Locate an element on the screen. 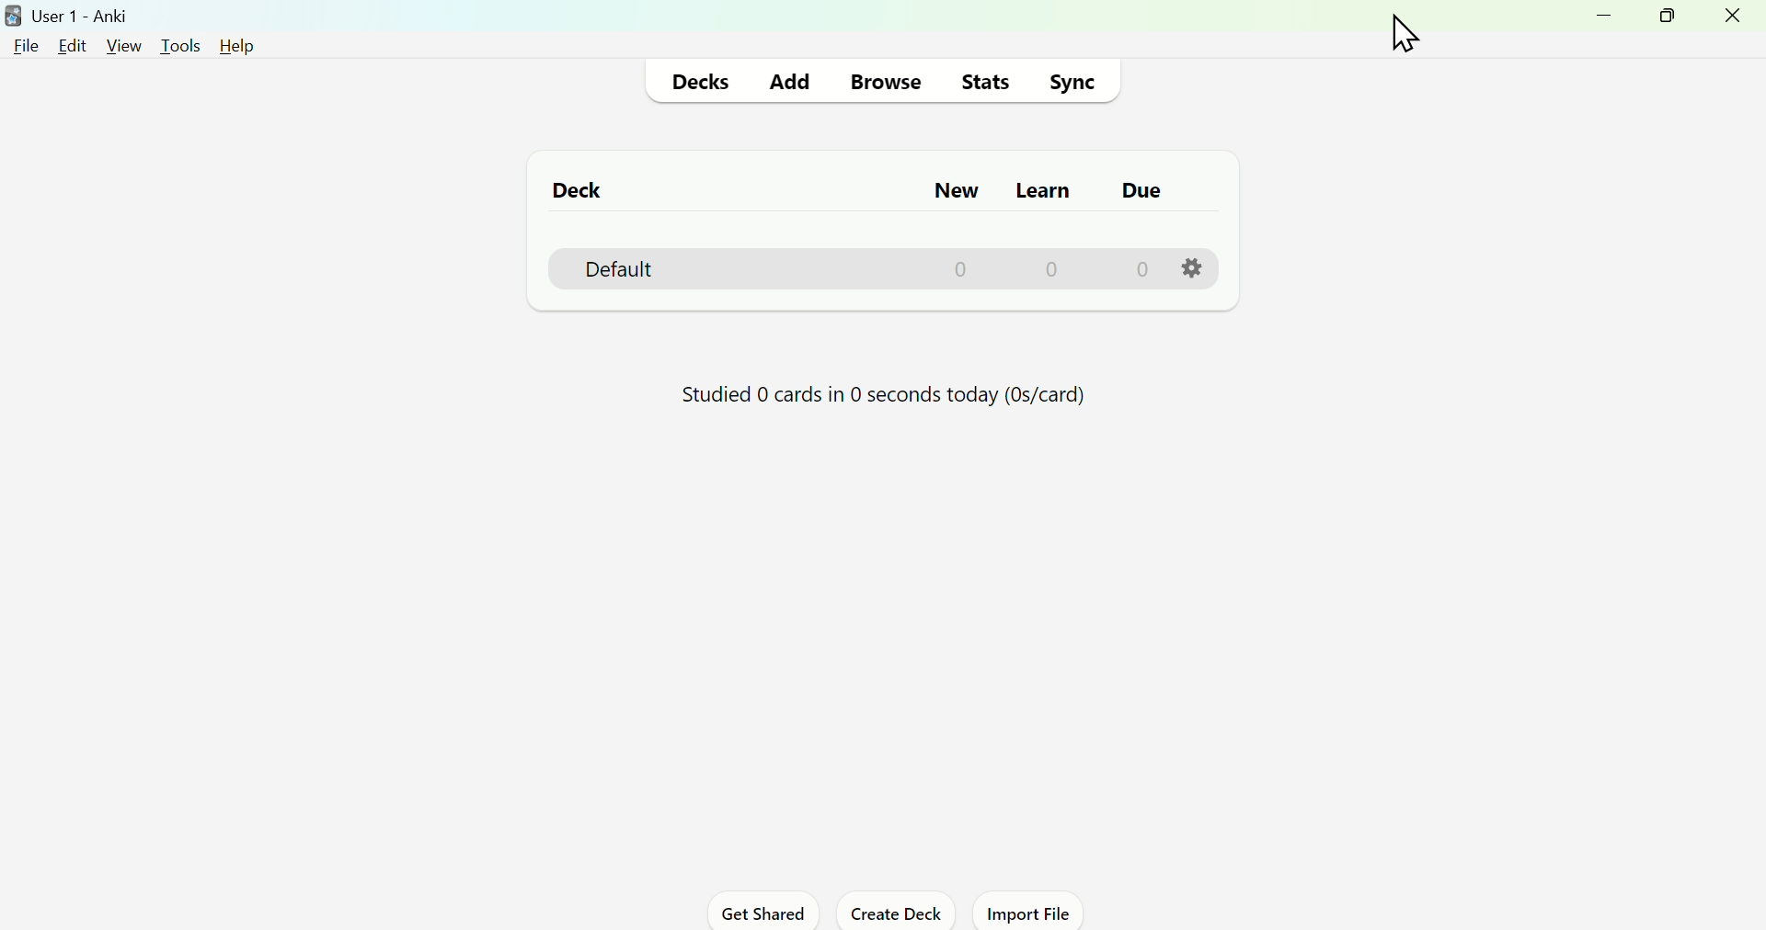  Help is located at coordinates (242, 47).